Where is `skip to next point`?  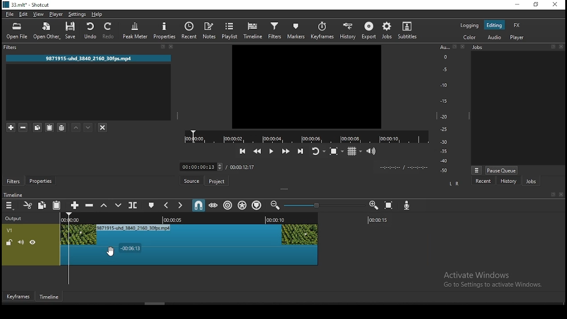 skip to next point is located at coordinates (300, 150).